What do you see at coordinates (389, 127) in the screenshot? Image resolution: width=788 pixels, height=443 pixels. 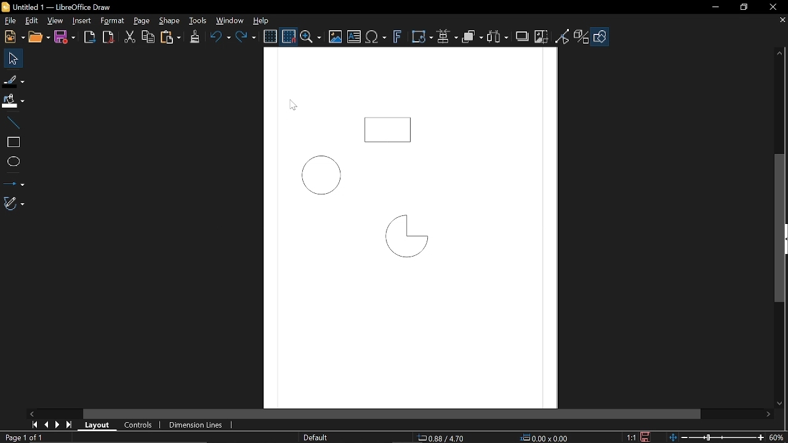 I see `Rectangle` at bounding box center [389, 127].